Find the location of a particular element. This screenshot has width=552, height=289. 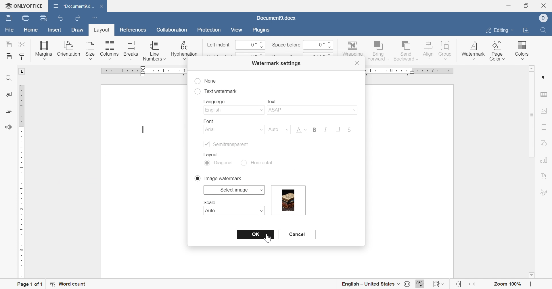

track changes is located at coordinates (439, 284).